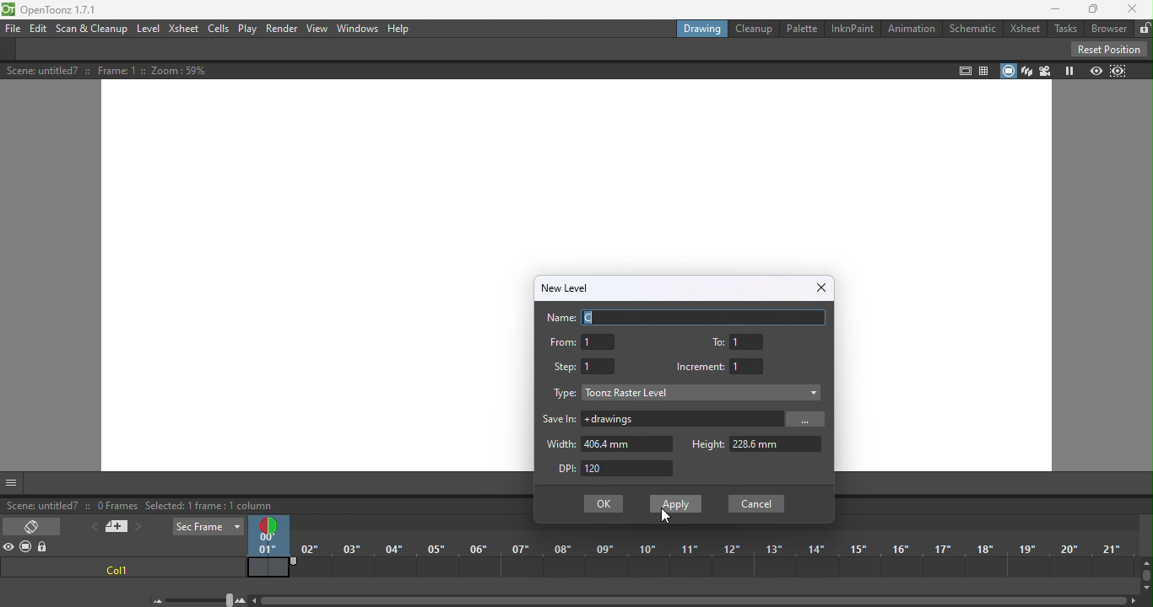 The image size is (1153, 607). Describe the element at coordinates (266, 524) in the screenshot. I see `Double click to toggle onion skin` at that location.